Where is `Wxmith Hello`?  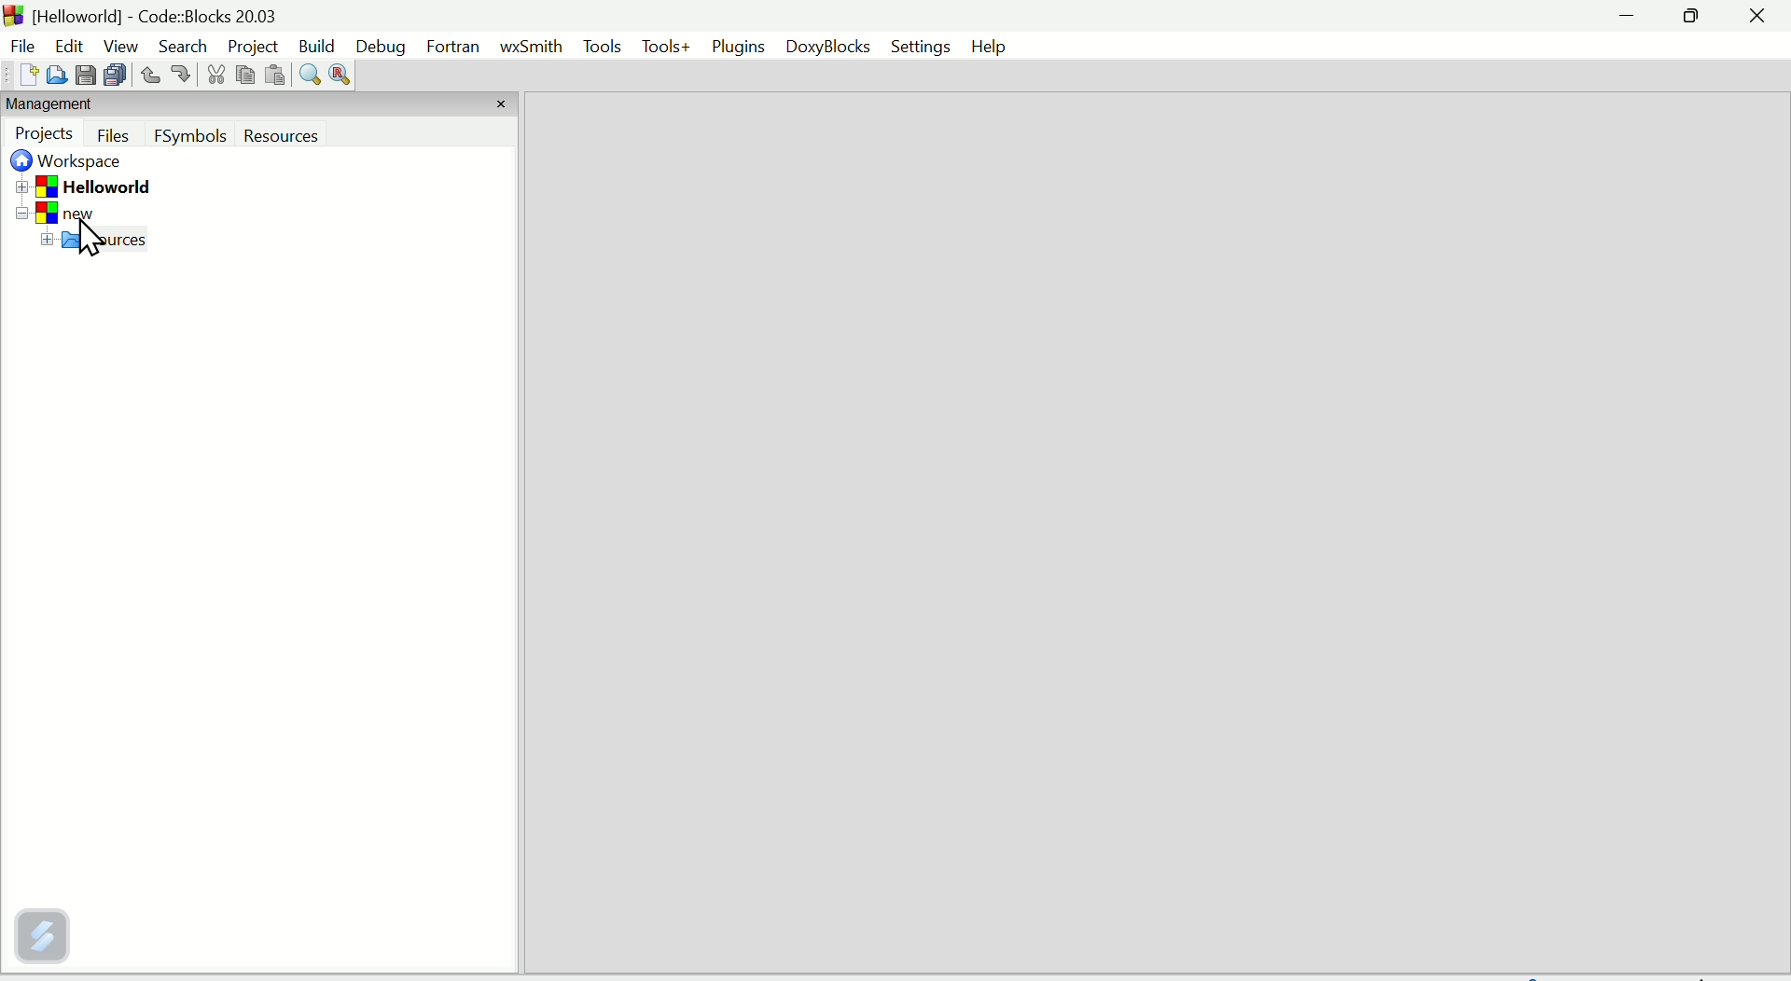
Wxmith Hello is located at coordinates (533, 52).